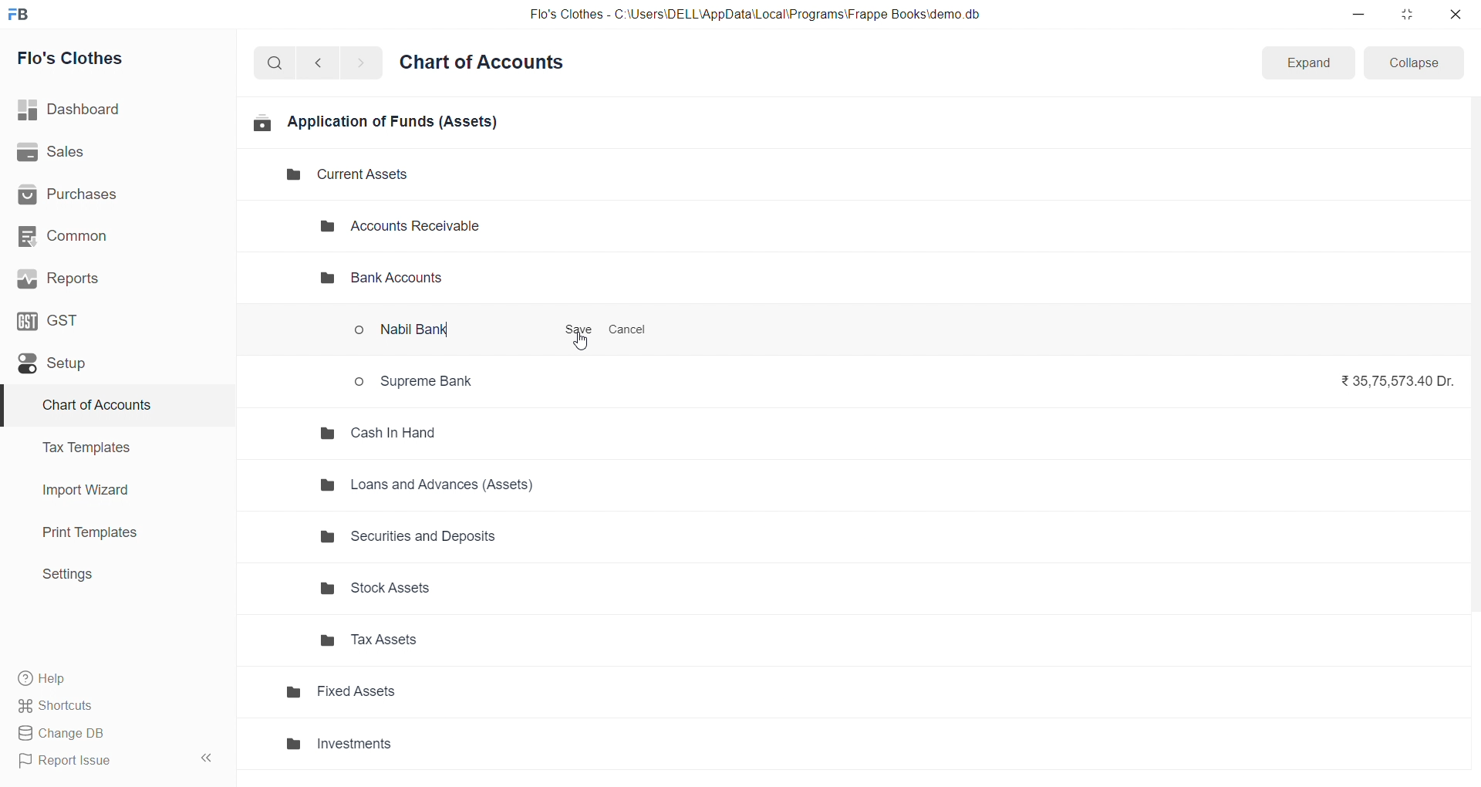 The width and height of the screenshot is (1481, 787). What do you see at coordinates (1455, 14) in the screenshot?
I see `close` at bounding box center [1455, 14].